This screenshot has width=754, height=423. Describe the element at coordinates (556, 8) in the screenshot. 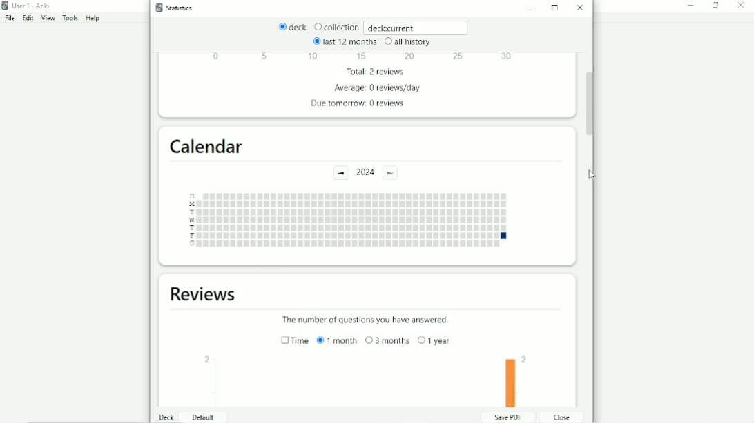

I see `Maximize` at that location.